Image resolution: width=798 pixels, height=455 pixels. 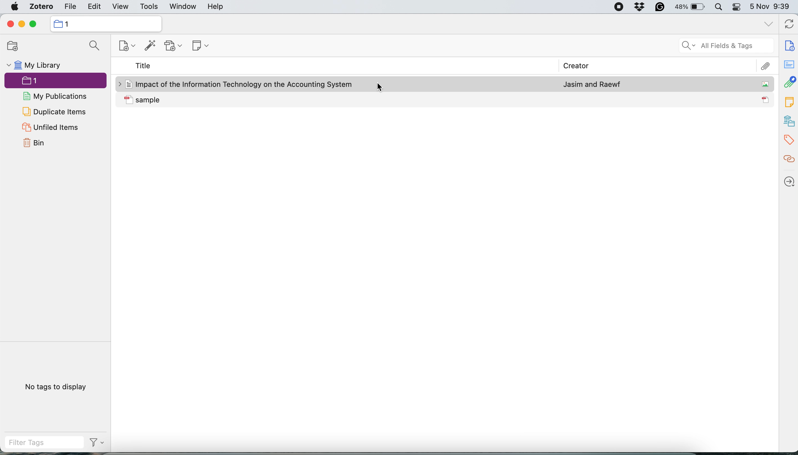 I want to click on list all tabs, so click(x=769, y=26).